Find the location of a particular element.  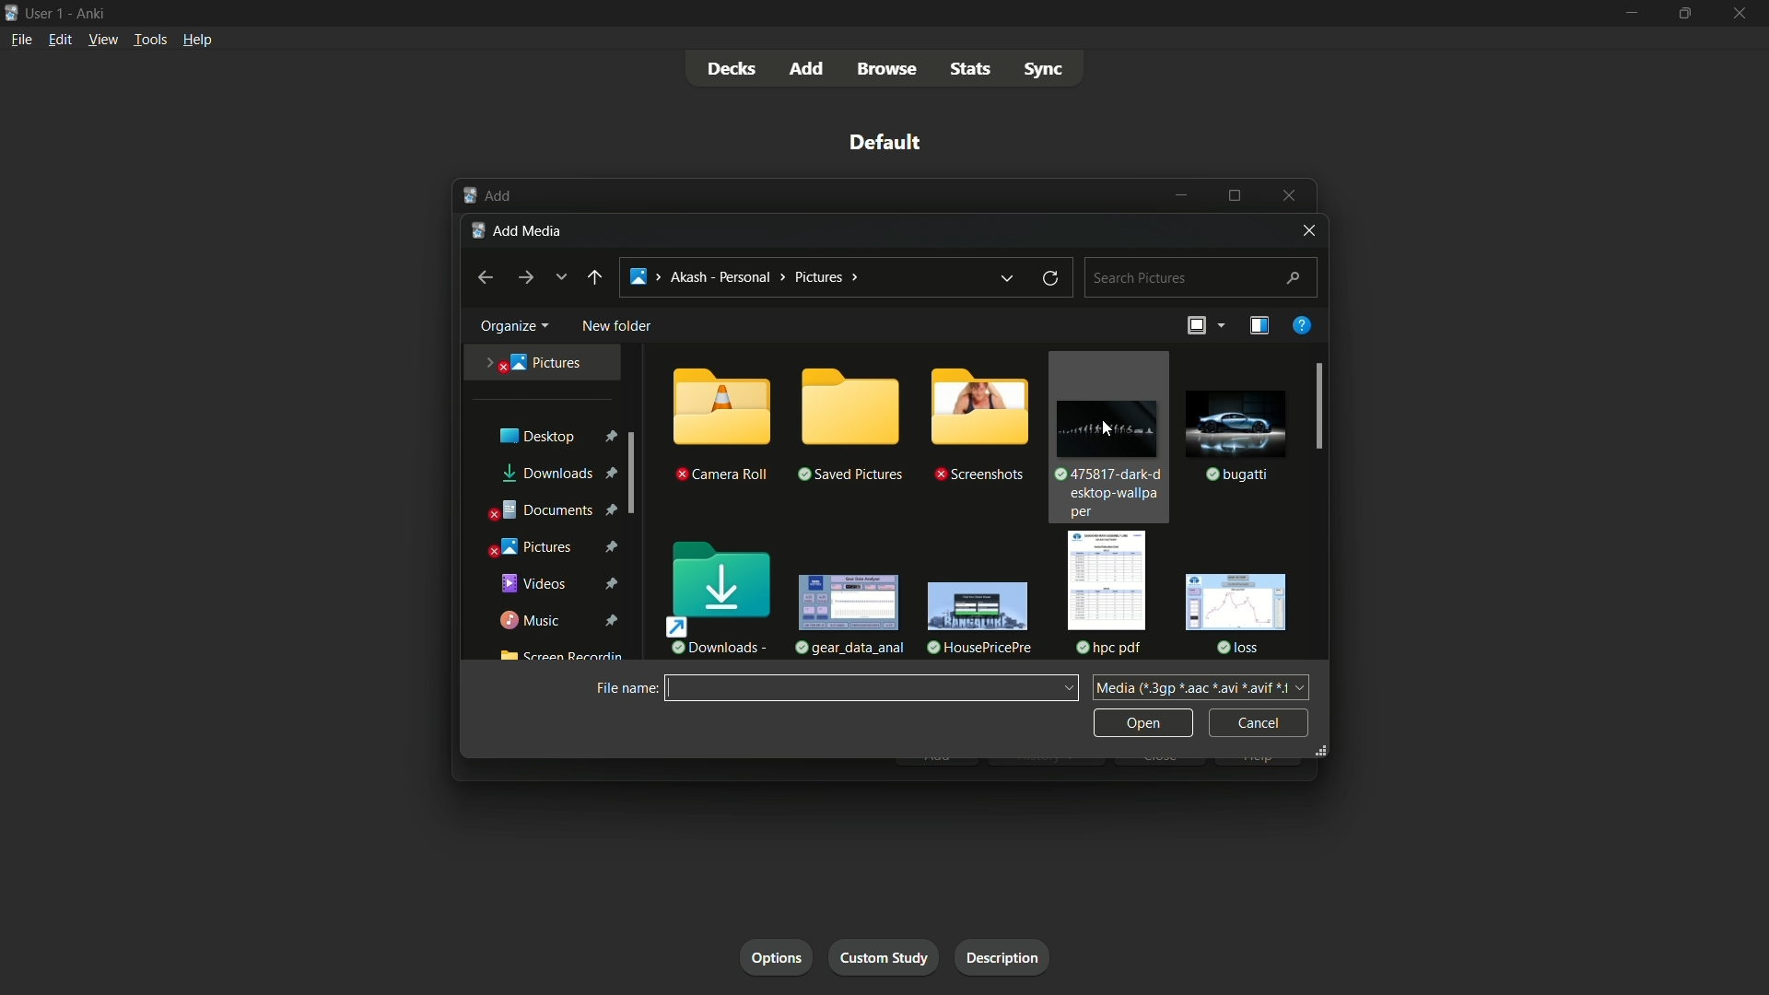

dia (*3gp *aac *avi *avif 1 + is located at coordinates (1203, 687).